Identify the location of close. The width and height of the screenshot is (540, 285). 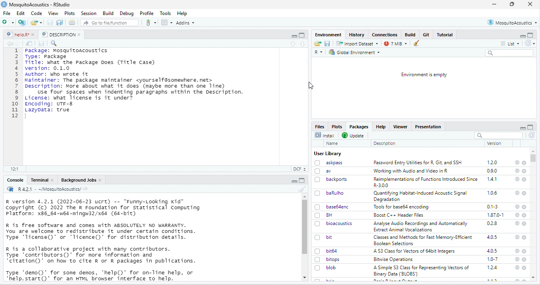
(524, 237).